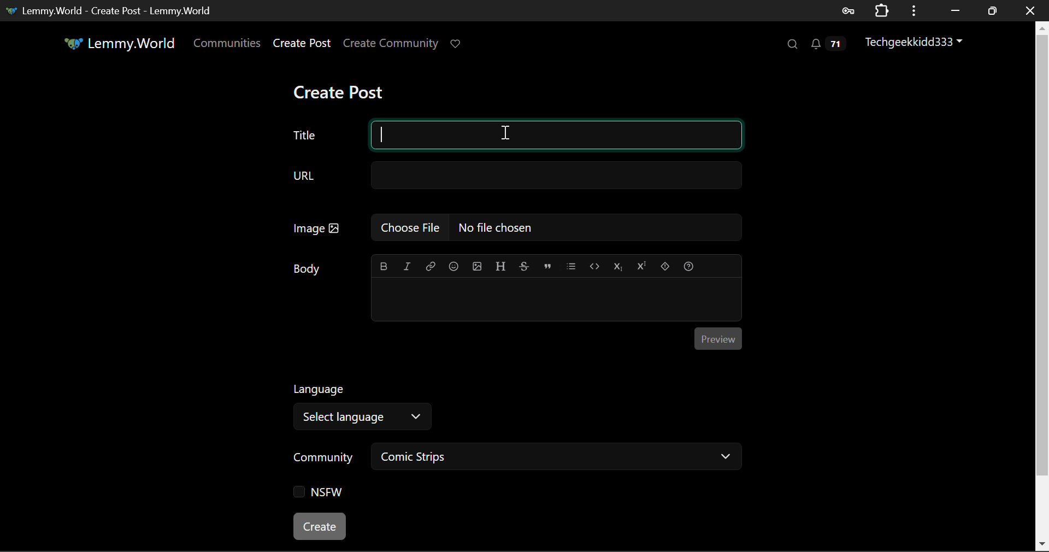 The image size is (1049, 552). What do you see at coordinates (571, 264) in the screenshot?
I see `list` at bounding box center [571, 264].